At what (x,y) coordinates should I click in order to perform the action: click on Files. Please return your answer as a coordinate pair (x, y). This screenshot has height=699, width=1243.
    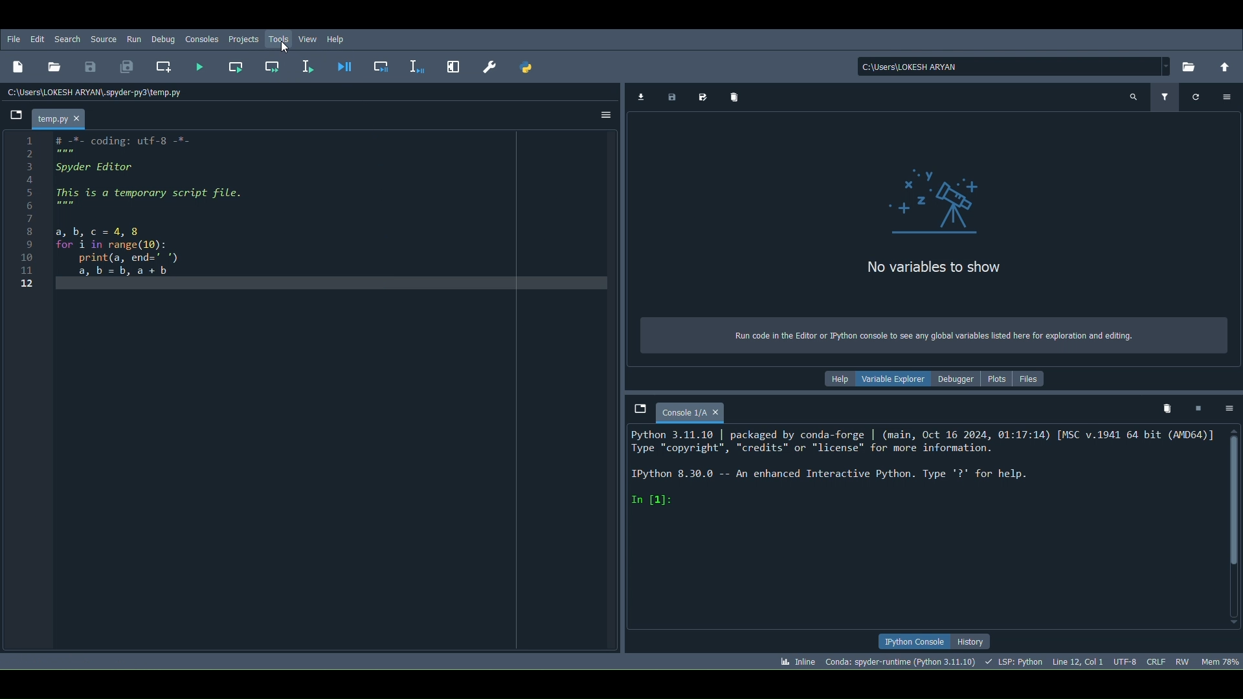
    Looking at the image, I should click on (1031, 382).